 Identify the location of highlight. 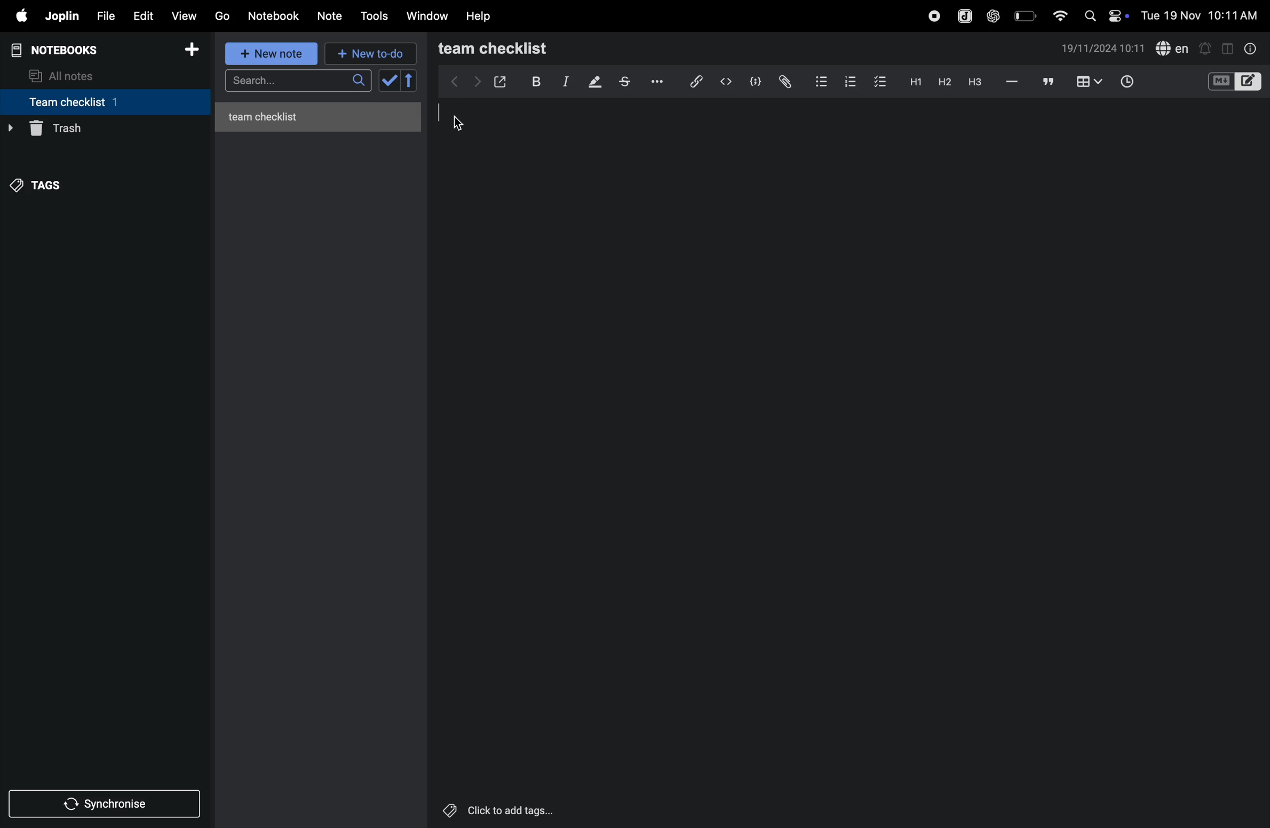
(593, 82).